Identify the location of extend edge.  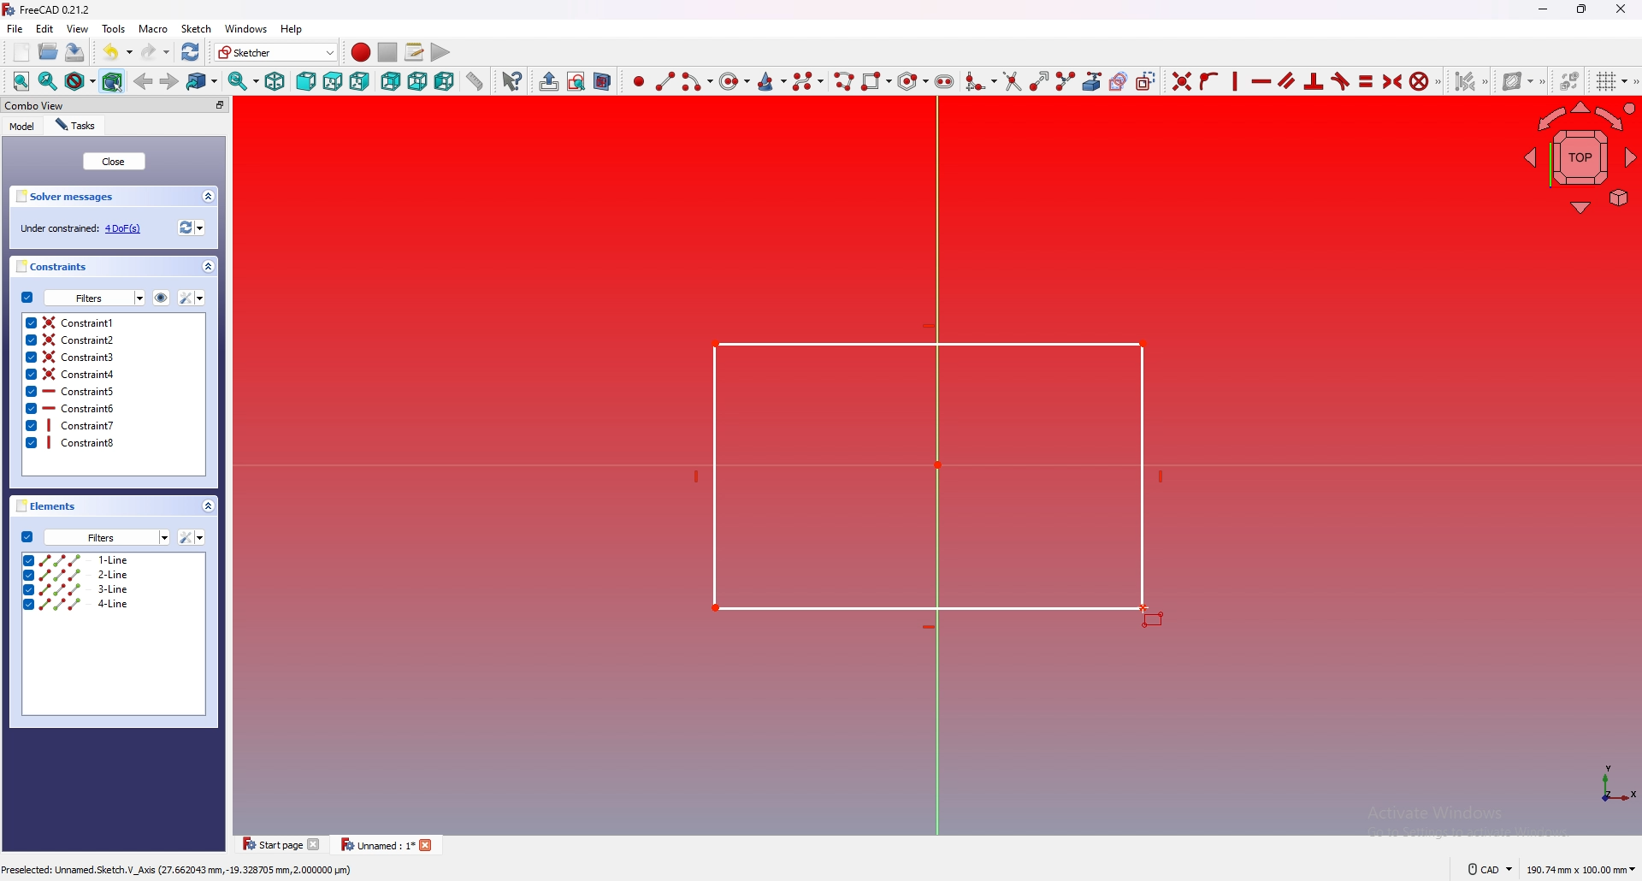
(1041, 81).